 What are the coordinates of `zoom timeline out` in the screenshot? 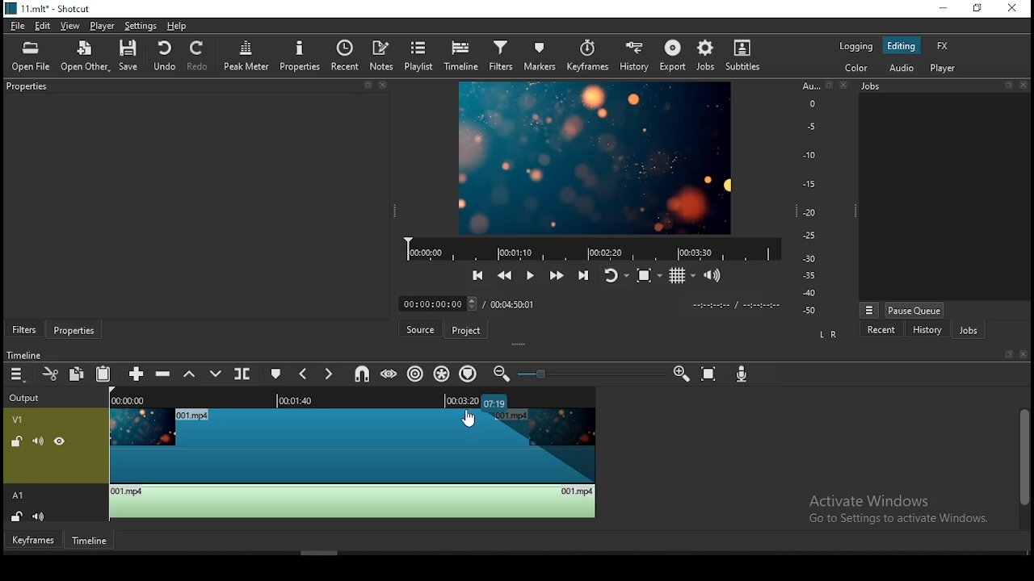 It's located at (502, 374).